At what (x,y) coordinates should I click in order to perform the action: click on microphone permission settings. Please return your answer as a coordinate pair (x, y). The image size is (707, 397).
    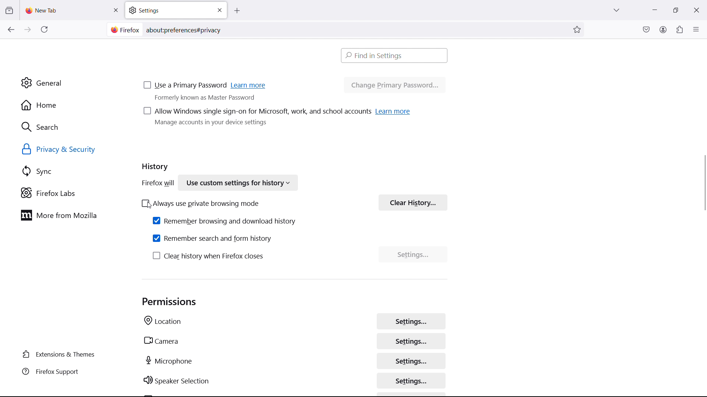
    Looking at the image, I should click on (411, 360).